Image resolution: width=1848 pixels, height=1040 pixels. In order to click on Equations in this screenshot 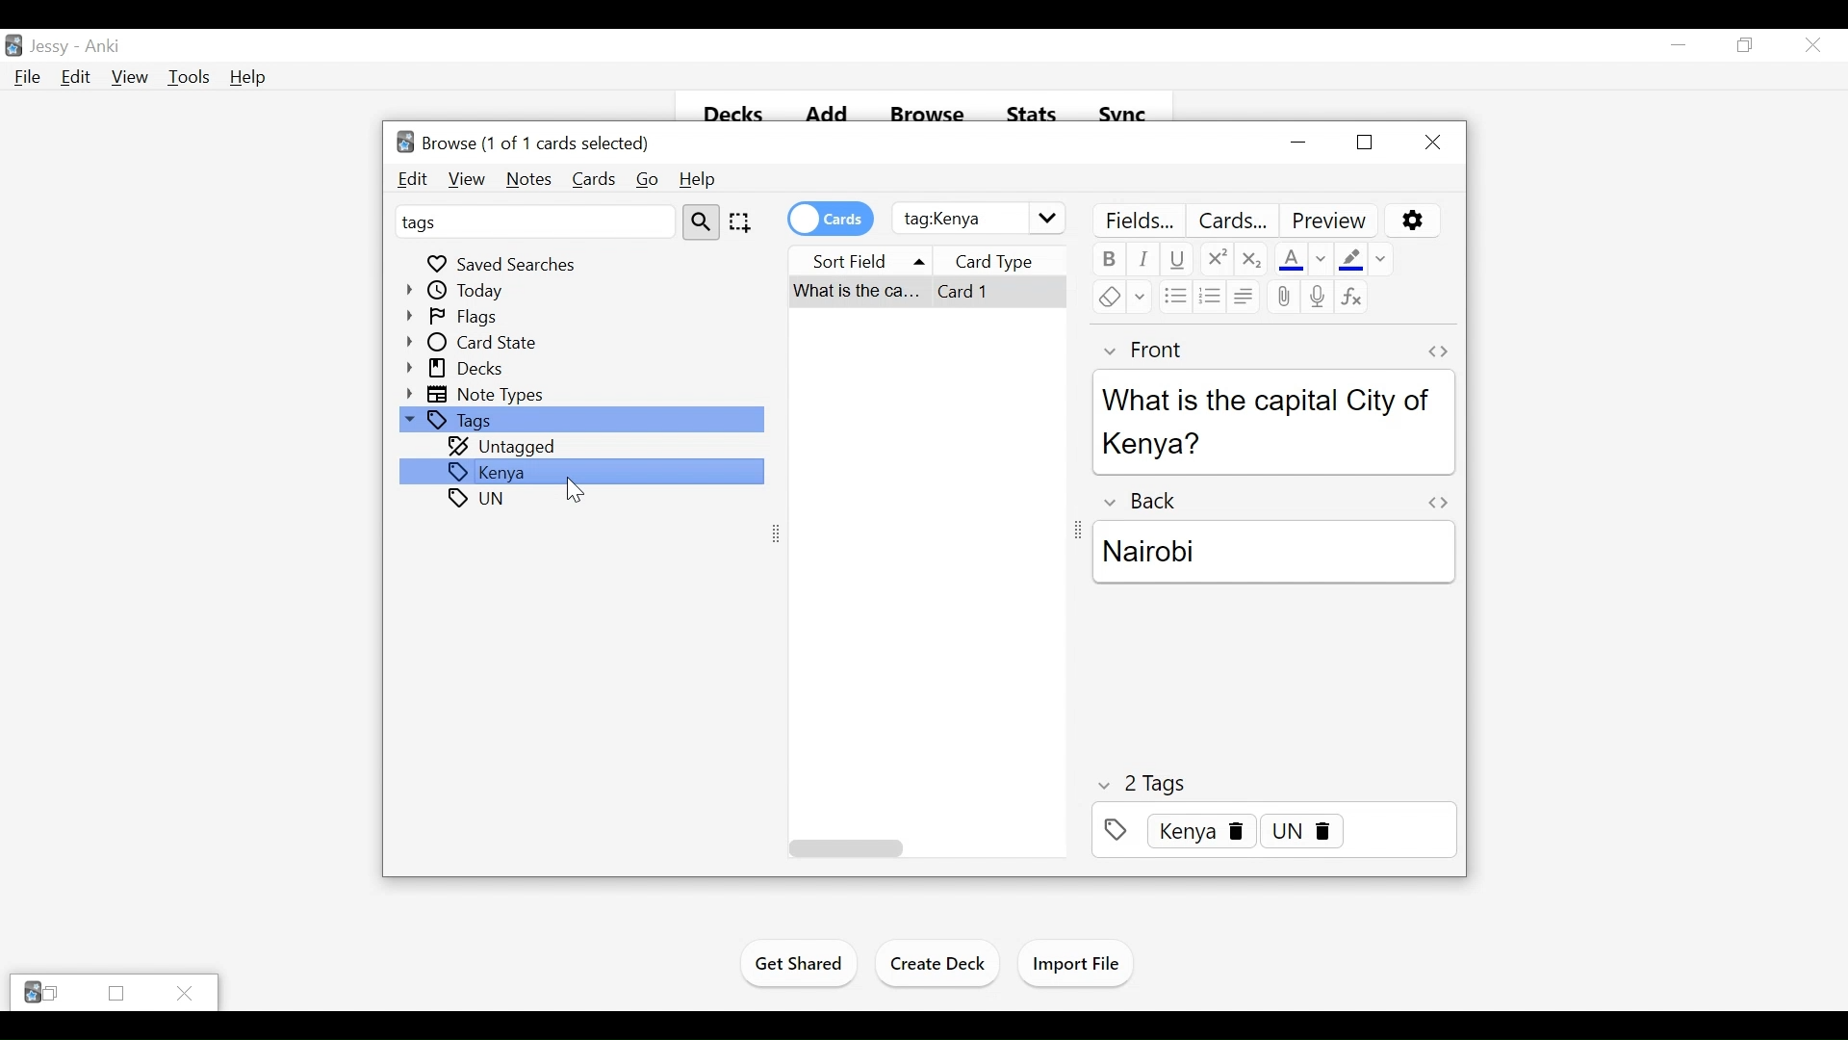, I will do `click(1352, 297)`.